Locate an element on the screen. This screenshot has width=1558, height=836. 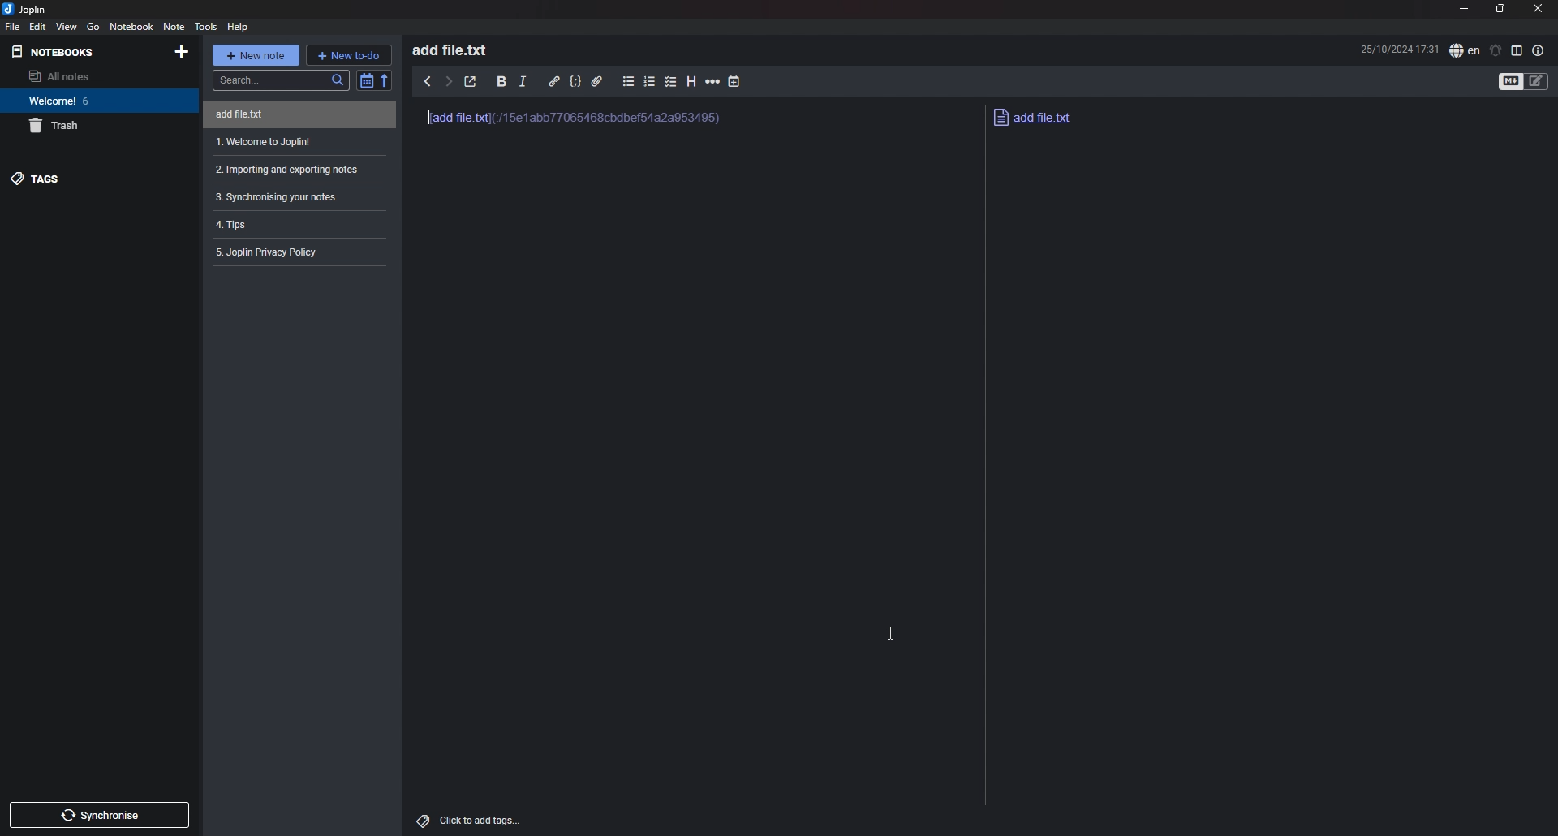
add.file.txt is located at coordinates (456, 49).